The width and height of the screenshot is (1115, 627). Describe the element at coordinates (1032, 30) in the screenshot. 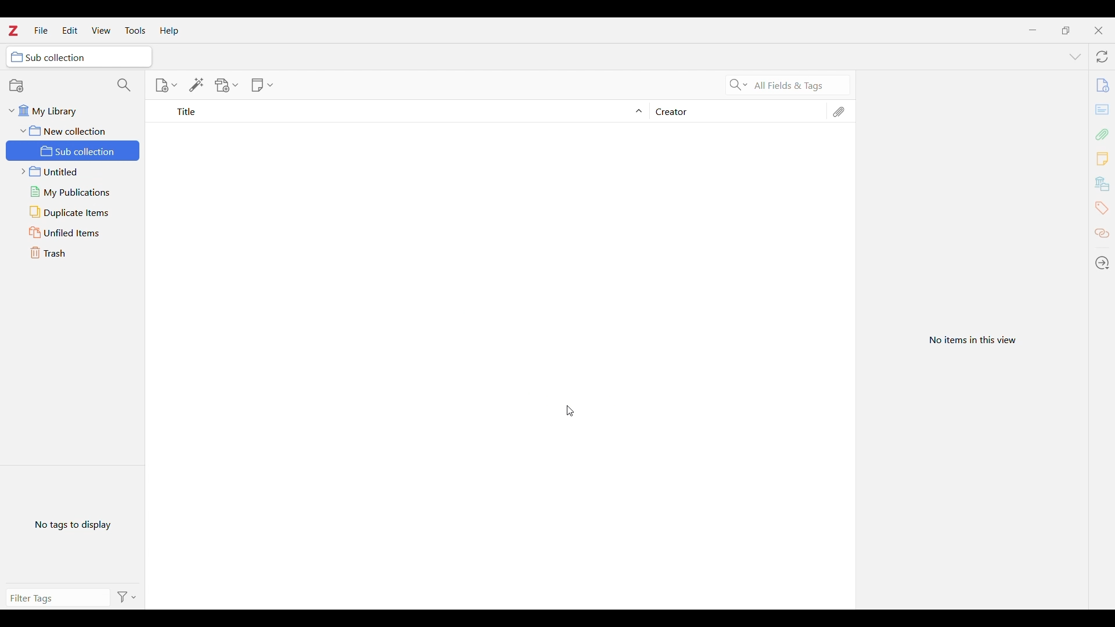

I see `Minimize` at that location.